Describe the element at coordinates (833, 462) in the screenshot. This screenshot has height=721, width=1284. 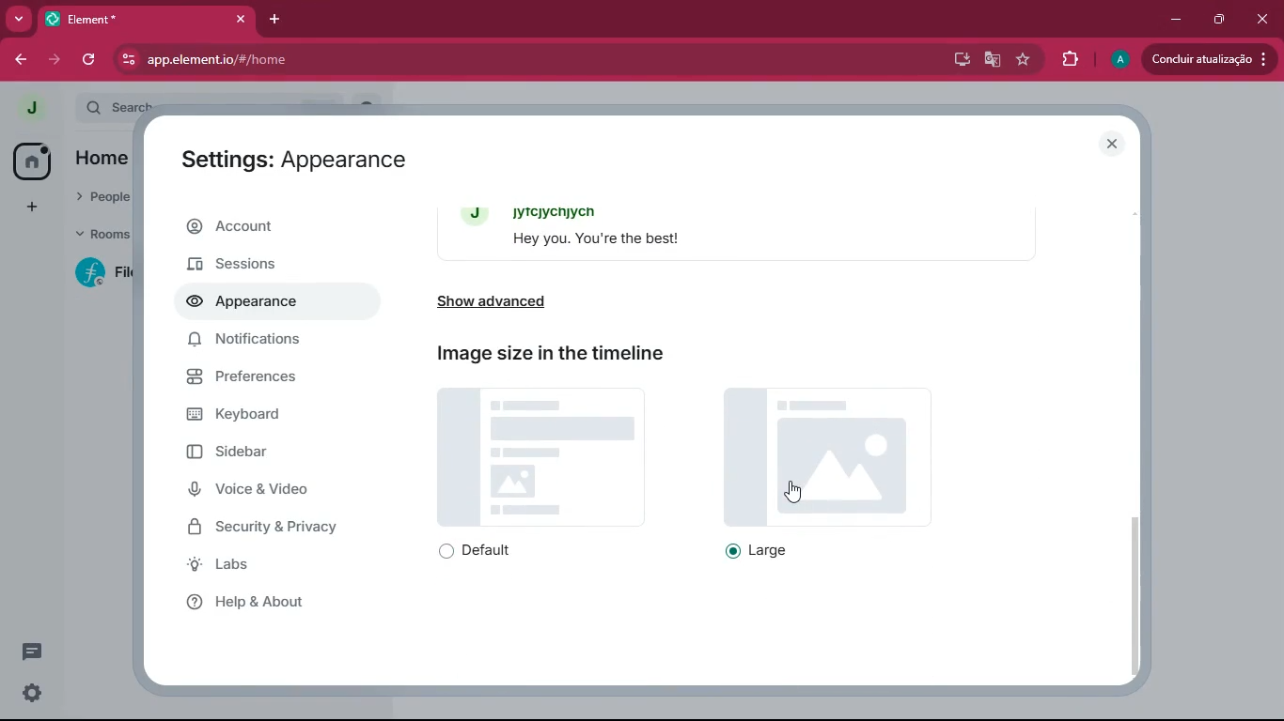
I see `image` at that location.